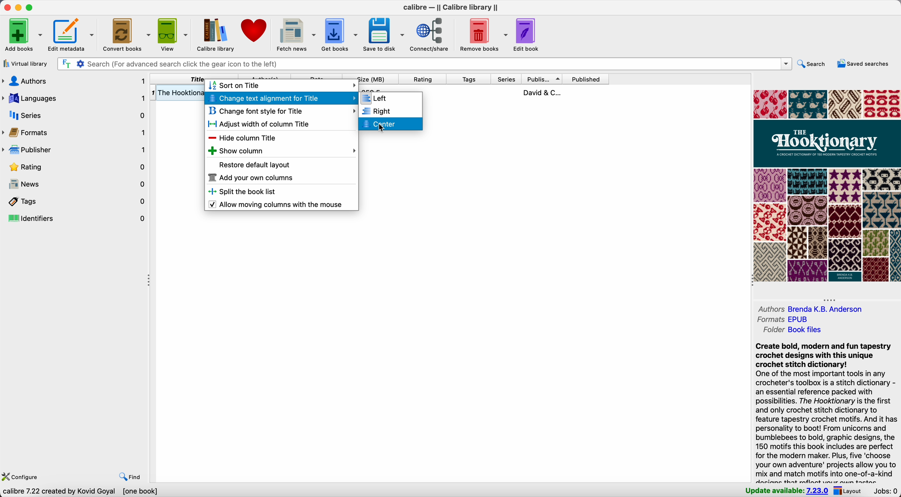  What do you see at coordinates (295, 34) in the screenshot?
I see `fetch news` at bounding box center [295, 34].